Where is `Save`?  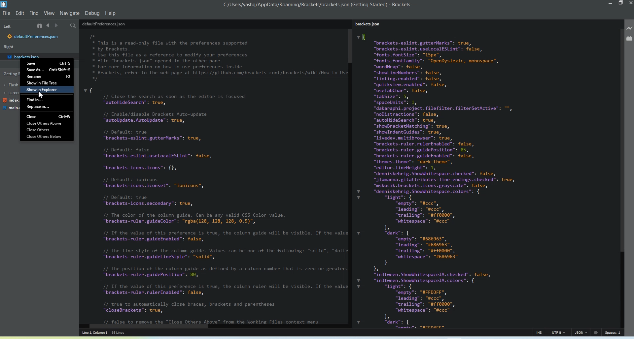
Save is located at coordinates (47, 62).